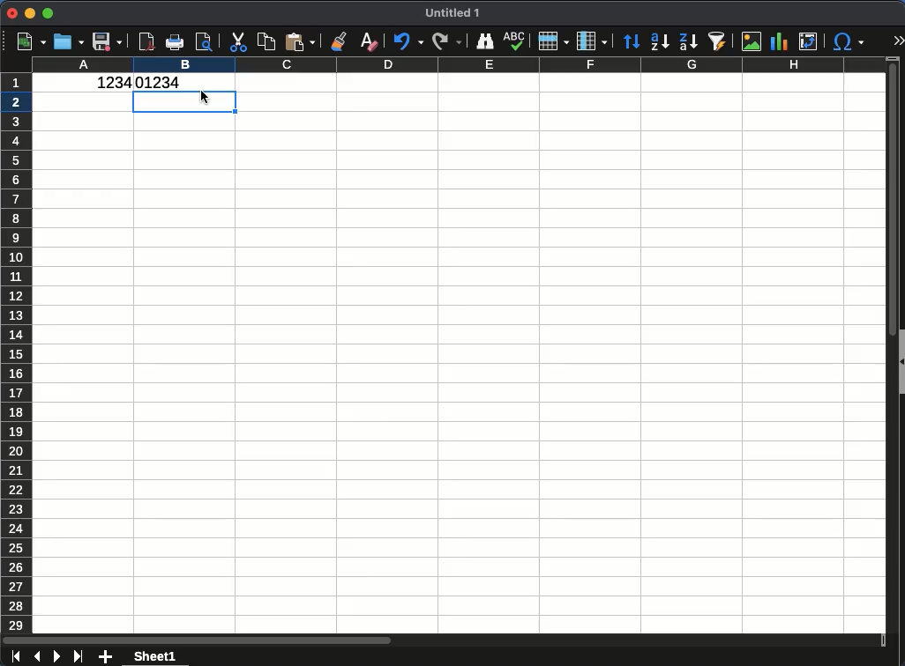 The width and height of the screenshot is (905, 666). I want to click on image, so click(752, 40).